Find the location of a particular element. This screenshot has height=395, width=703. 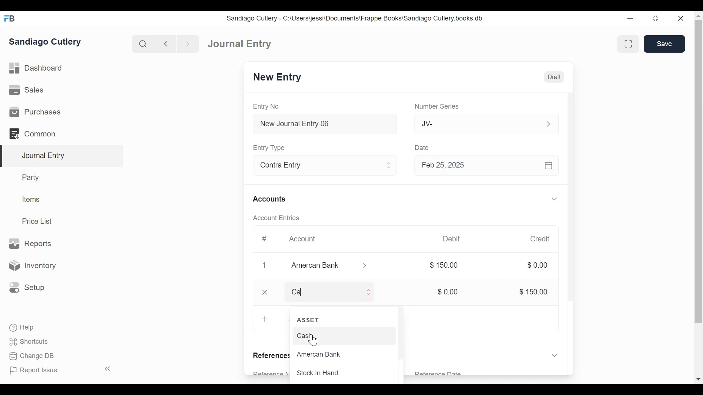

New Journal Entry 06 is located at coordinates (324, 124).